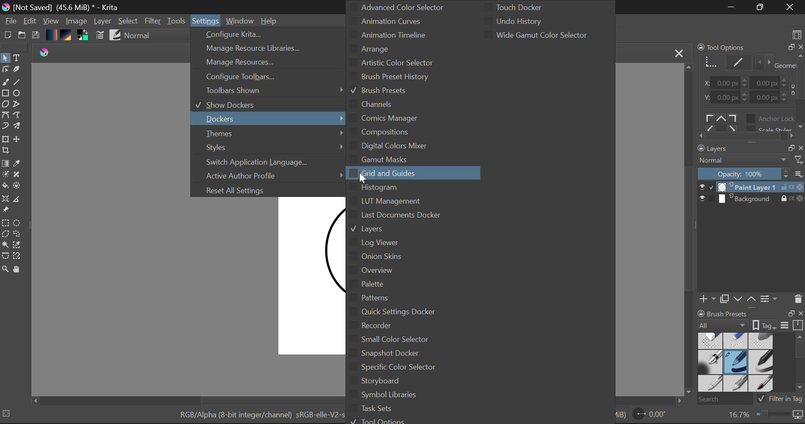 Image resolution: width=805 pixels, height=424 pixels. What do you see at coordinates (269, 148) in the screenshot?
I see `Styles ` at bounding box center [269, 148].